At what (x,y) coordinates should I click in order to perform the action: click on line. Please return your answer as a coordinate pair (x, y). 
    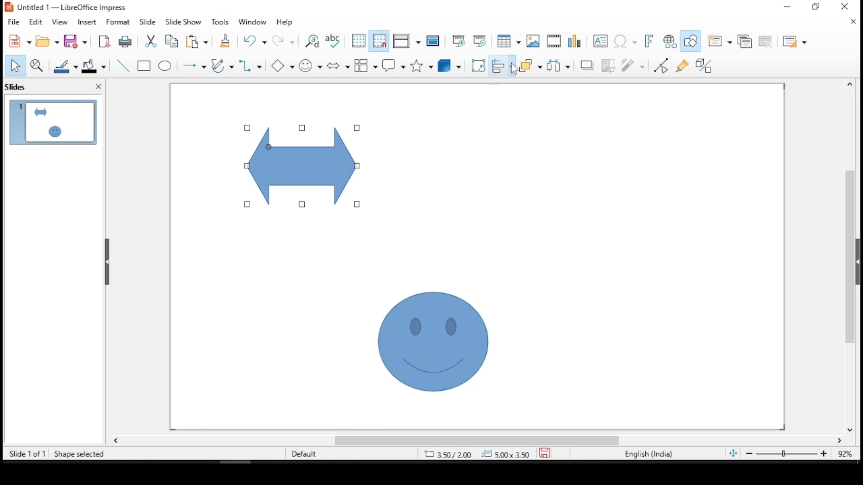
    Looking at the image, I should click on (123, 66).